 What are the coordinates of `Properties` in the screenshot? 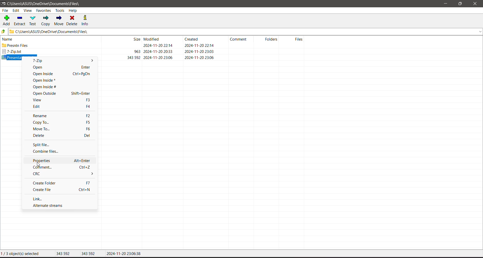 It's located at (61, 160).